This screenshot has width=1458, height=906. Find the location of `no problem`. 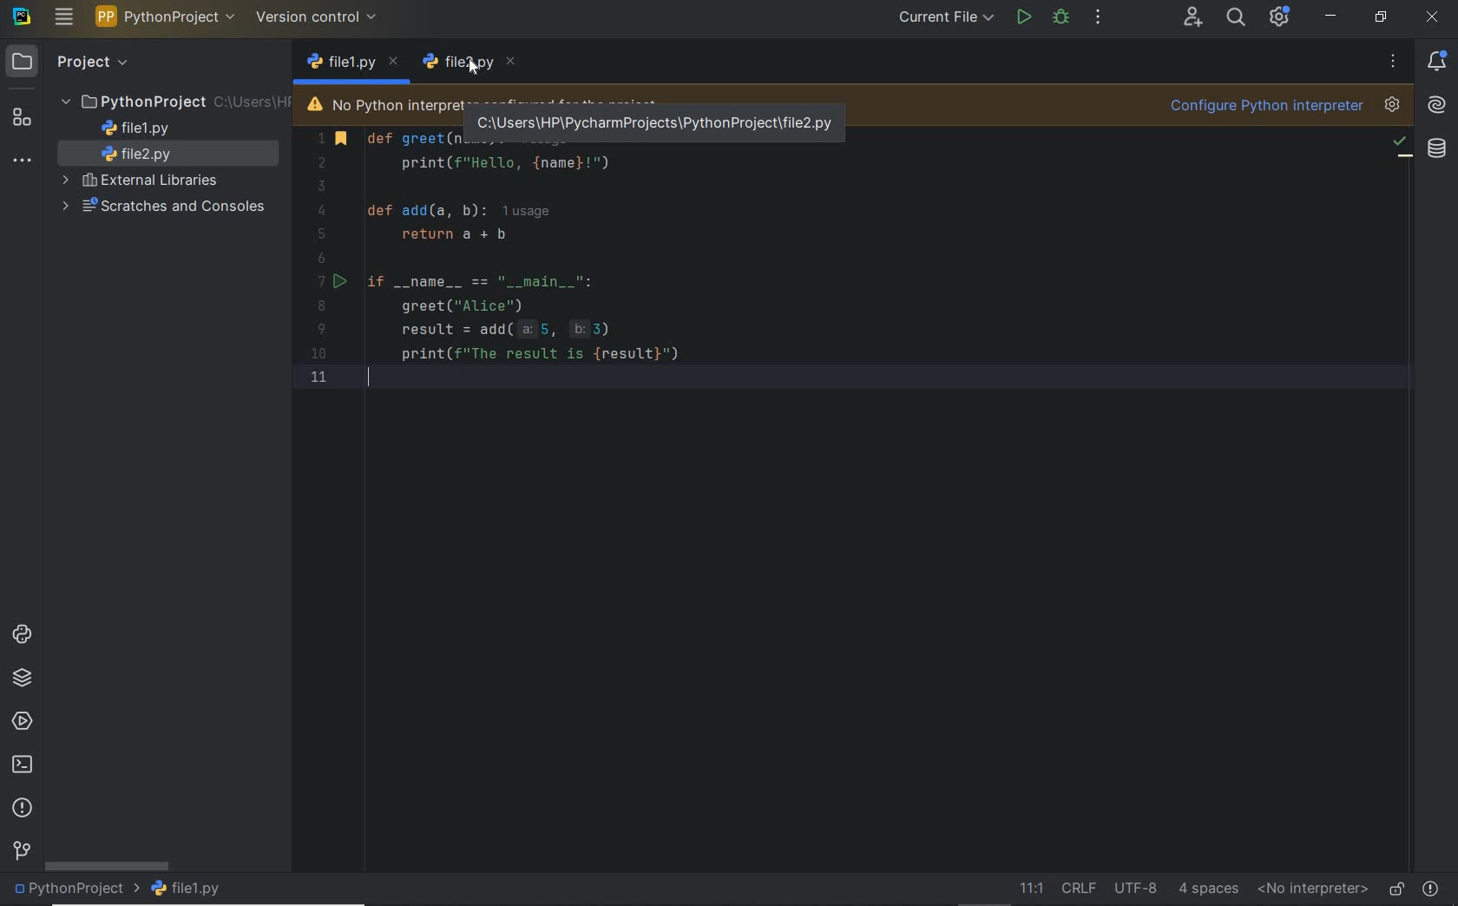

no problem is located at coordinates (1398, 143).